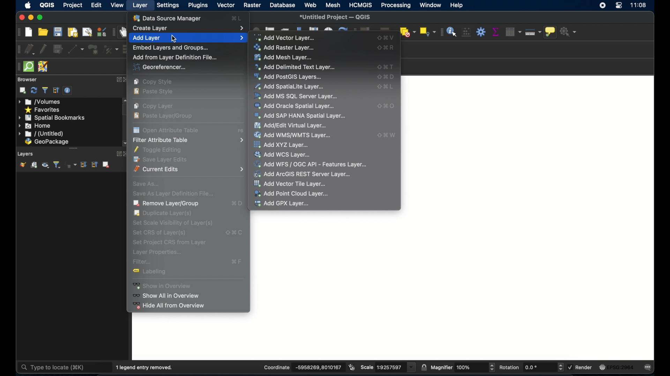  Describe the element at coordinates (166, 285) in the screenshot. I see `show in overview` at that location.